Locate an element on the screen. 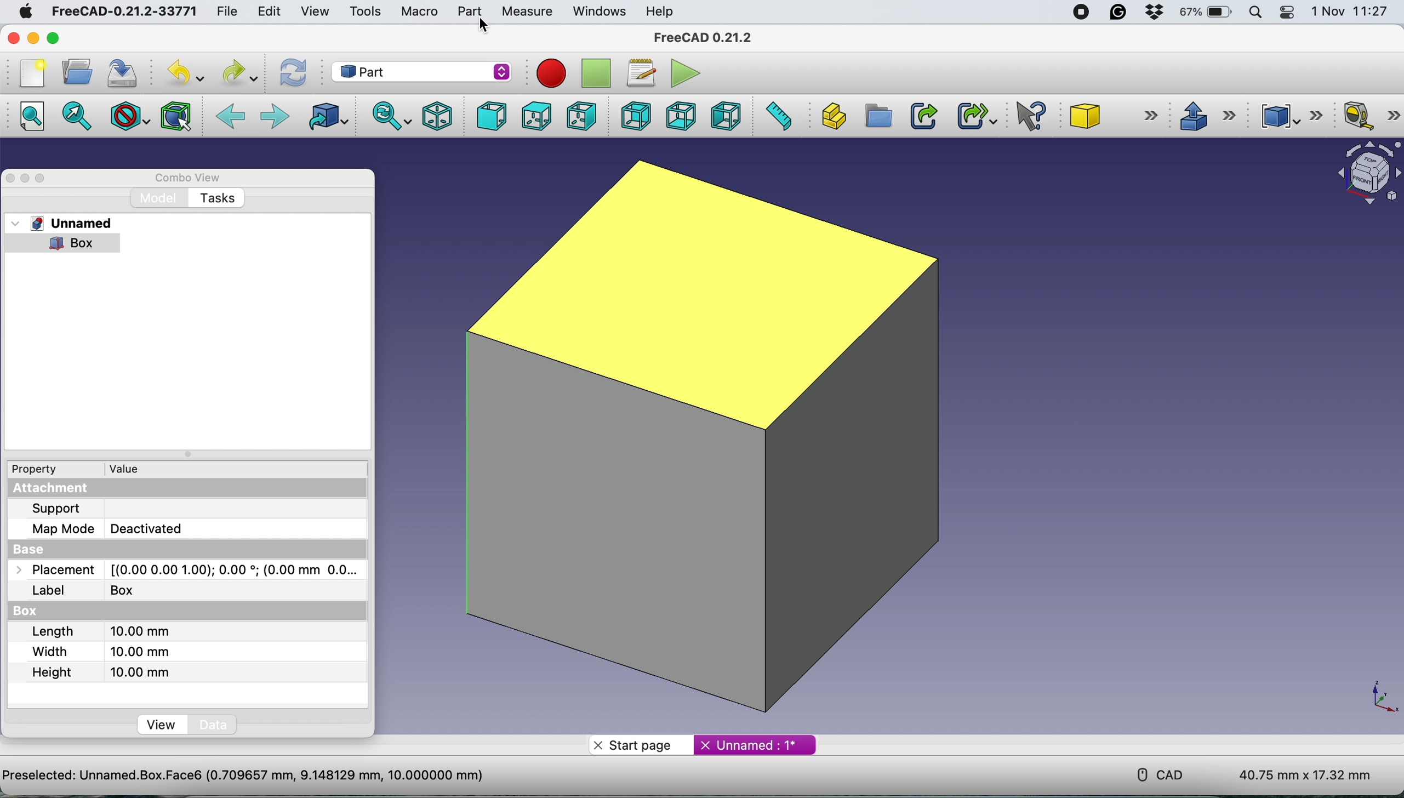 The image size is (1404, 798). sync view is located at coordinates (386, 118).